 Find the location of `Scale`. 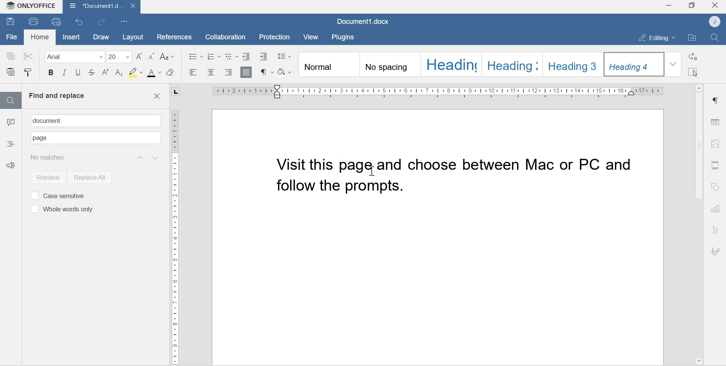

Scale is located at coordinates (175, 234).